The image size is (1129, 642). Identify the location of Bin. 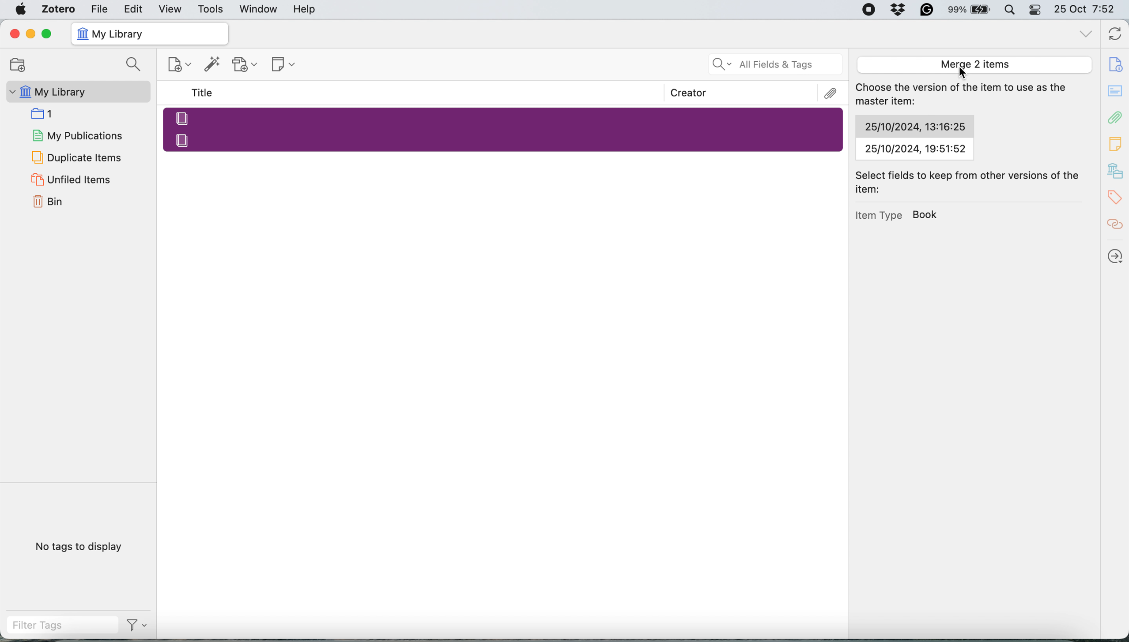
(59, 200).